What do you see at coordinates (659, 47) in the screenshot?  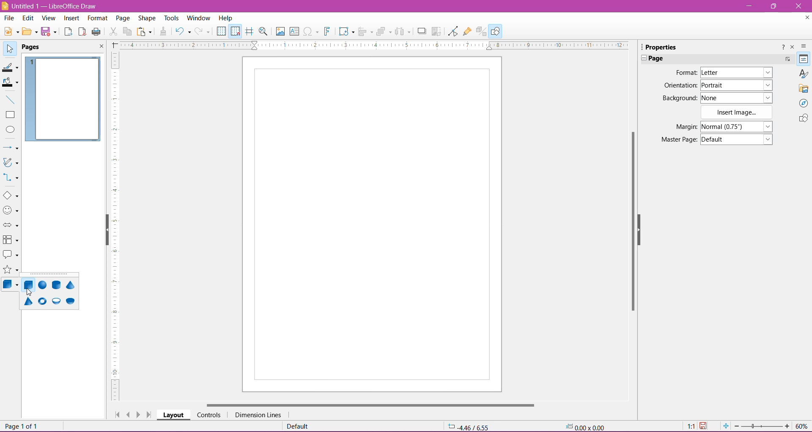 I see `Properties` at bounding box center [659, 47].